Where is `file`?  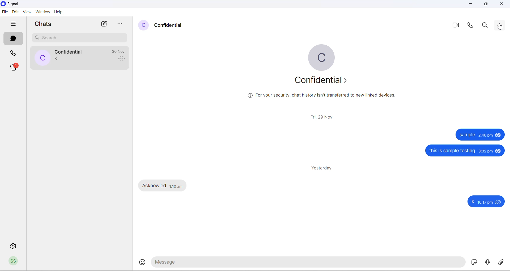 file is located at coordinates (5, 12).